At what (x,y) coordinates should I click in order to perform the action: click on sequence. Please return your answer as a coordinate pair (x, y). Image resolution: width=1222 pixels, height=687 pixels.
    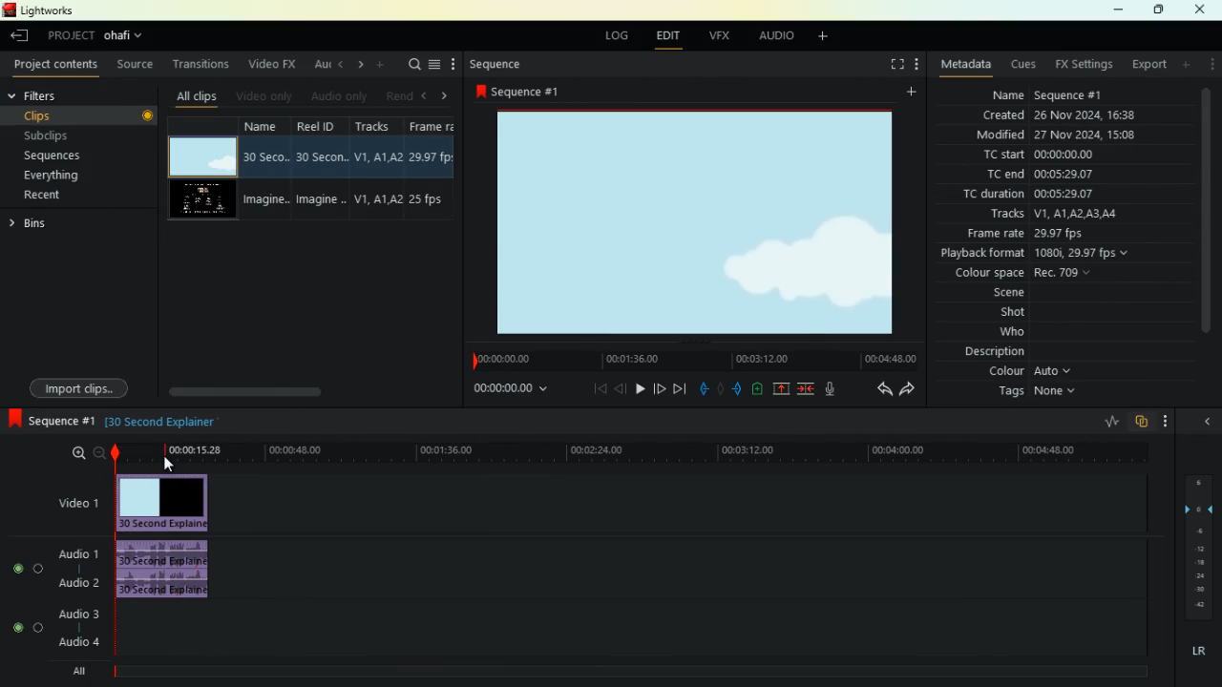
    Looking at the image, I should click on (49, 422).